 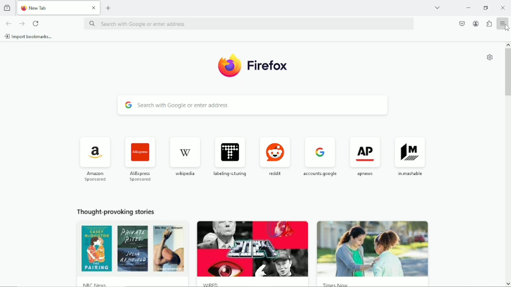 I want to click on Reload current page, so click(x=36, y=23).